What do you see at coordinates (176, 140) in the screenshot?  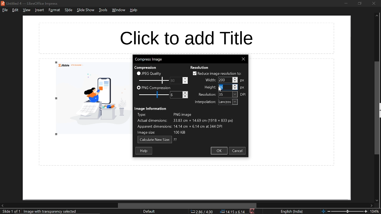 I see `question mark` at bounding box center [176, 140].